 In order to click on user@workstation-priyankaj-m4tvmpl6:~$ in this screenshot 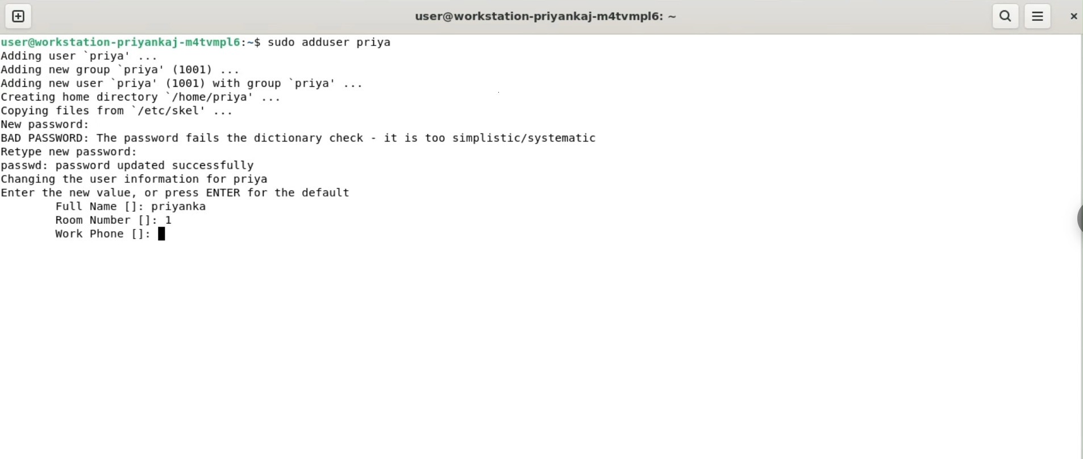, I will do `click(131, 40)`.